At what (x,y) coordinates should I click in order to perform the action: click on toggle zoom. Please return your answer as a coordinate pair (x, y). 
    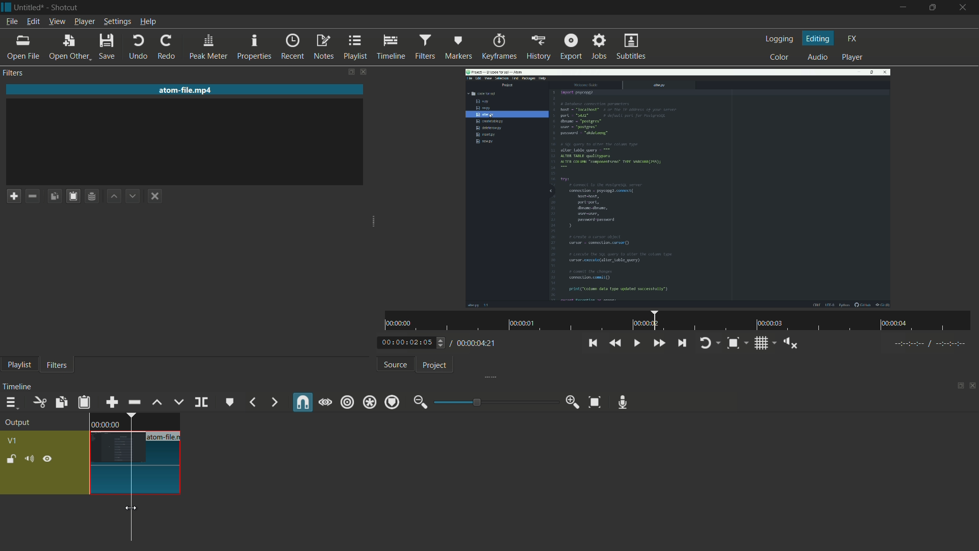
    Looking at the image, I should click on (733, 343).